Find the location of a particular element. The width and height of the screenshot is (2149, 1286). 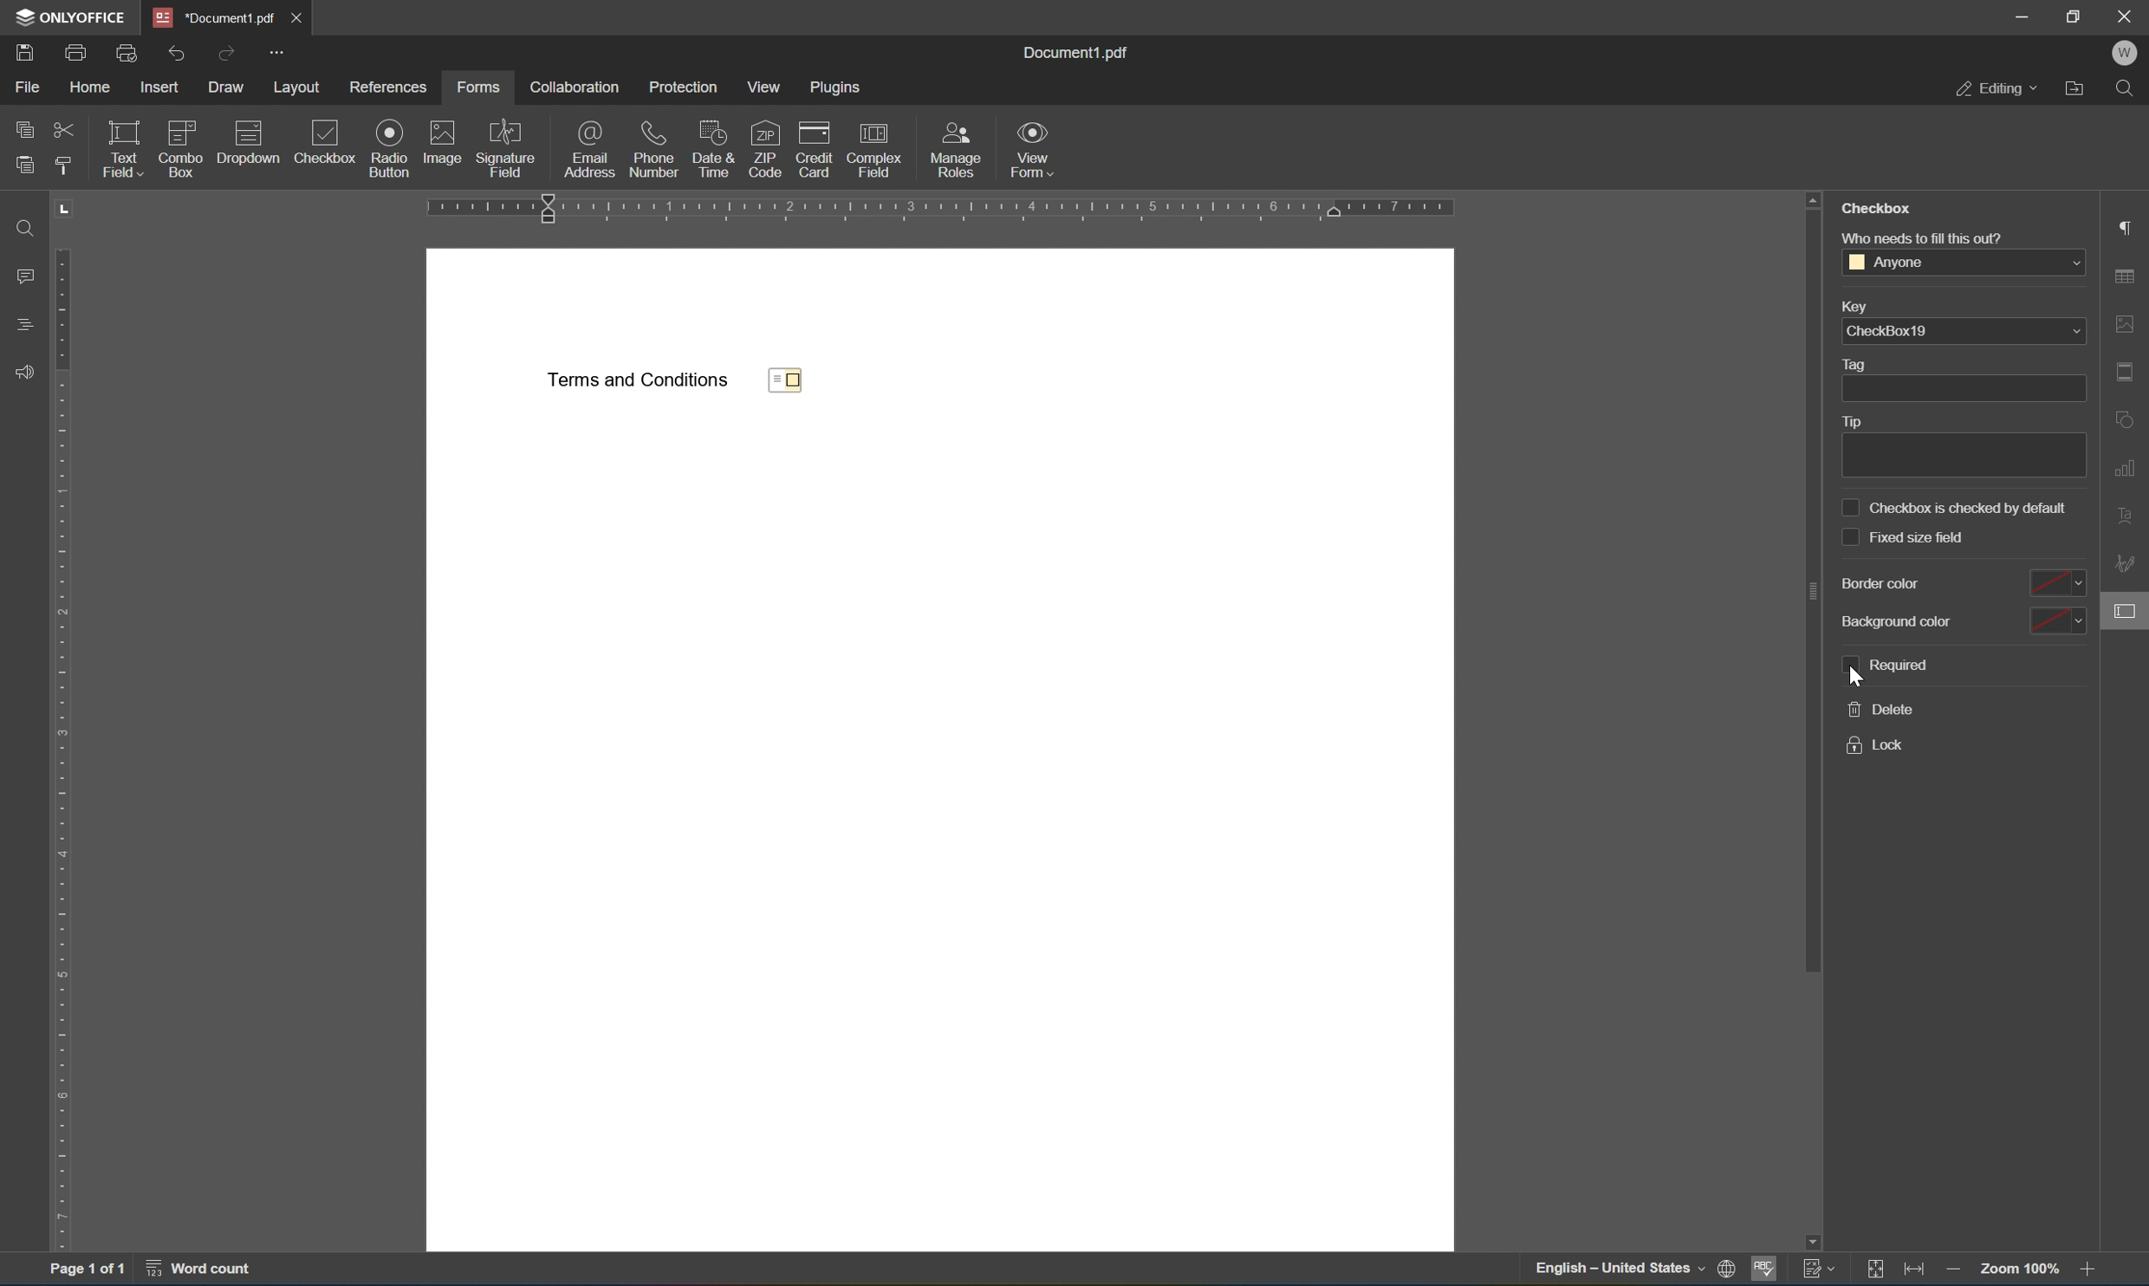

Terms and conditions is located at coordinates (638, 380).